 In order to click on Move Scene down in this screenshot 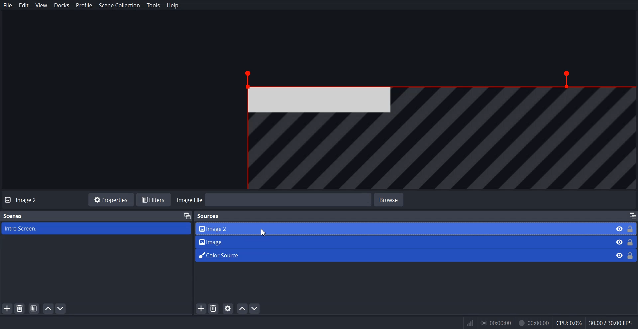, I will do `click(256, 308)`.